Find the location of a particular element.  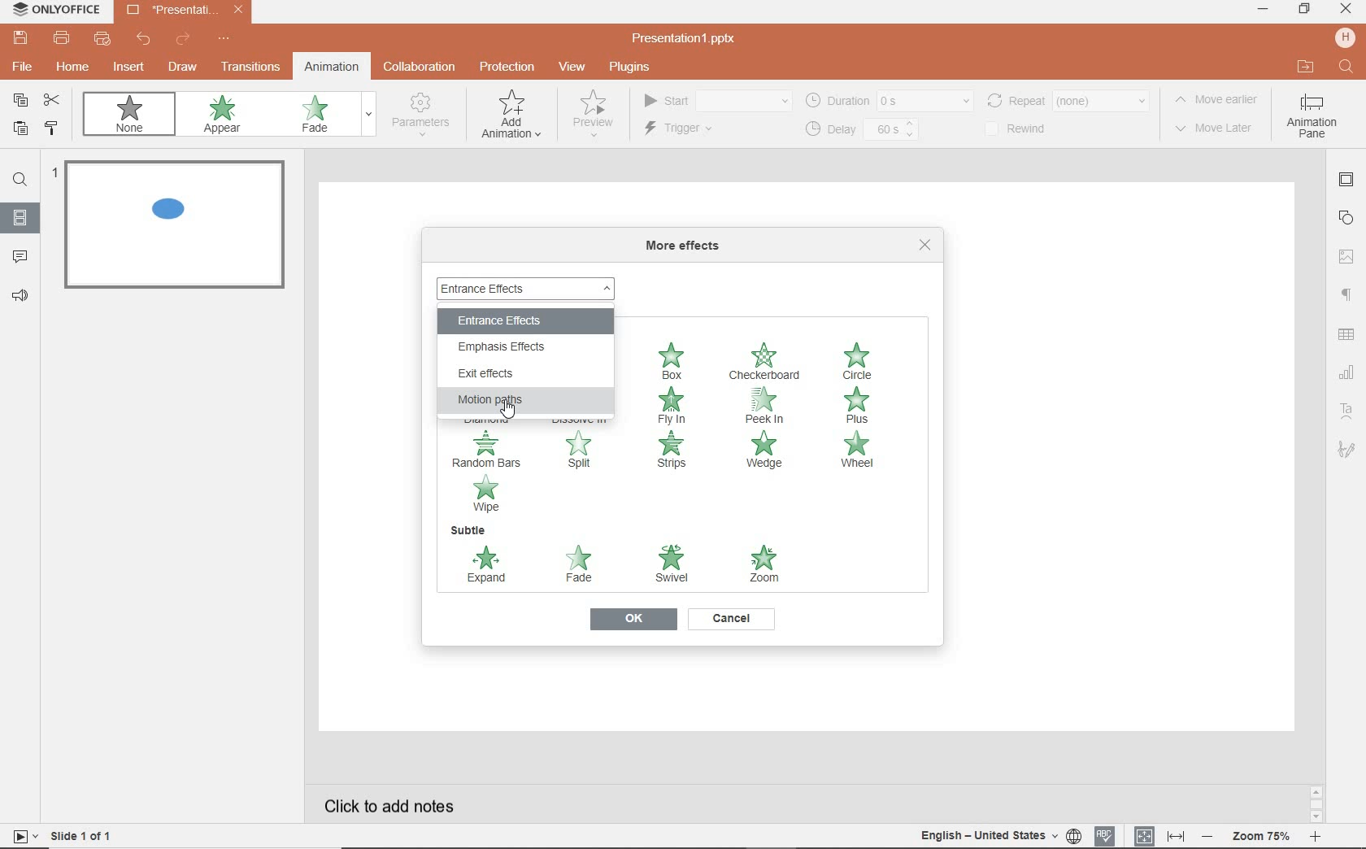

MOTION PATHS is located at coordinates (518, 400).